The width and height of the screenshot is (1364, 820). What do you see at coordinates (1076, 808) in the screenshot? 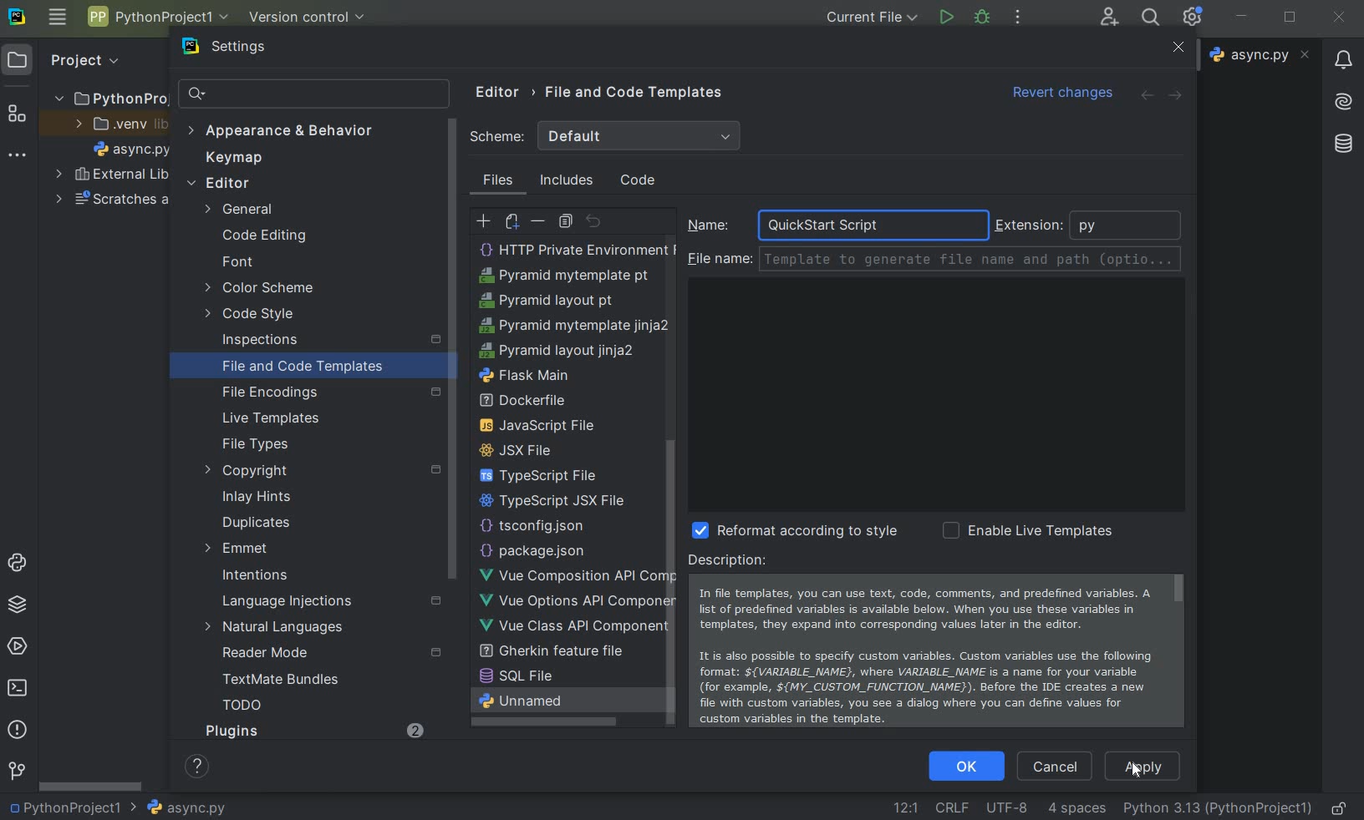
I see `indent` at bounding box center [1076, 808].